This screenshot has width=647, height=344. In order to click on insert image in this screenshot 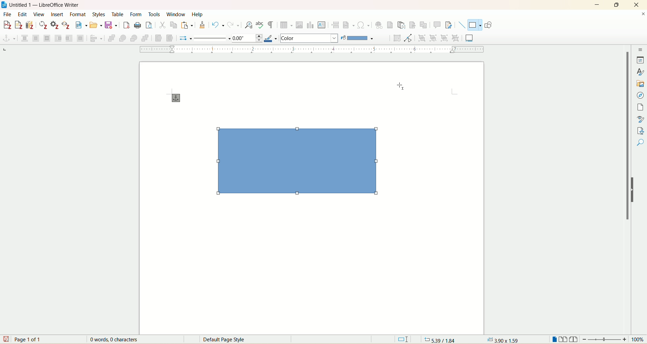, I will do `click(300, 25)`.